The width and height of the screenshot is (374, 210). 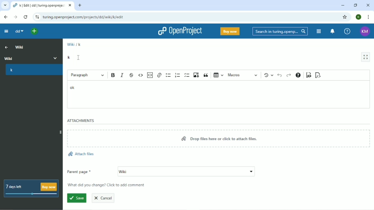 What do you see at coordinates (318, 75) in the screenshot?
I see `Switch to markdown mode` at bounding box center [318, 75].